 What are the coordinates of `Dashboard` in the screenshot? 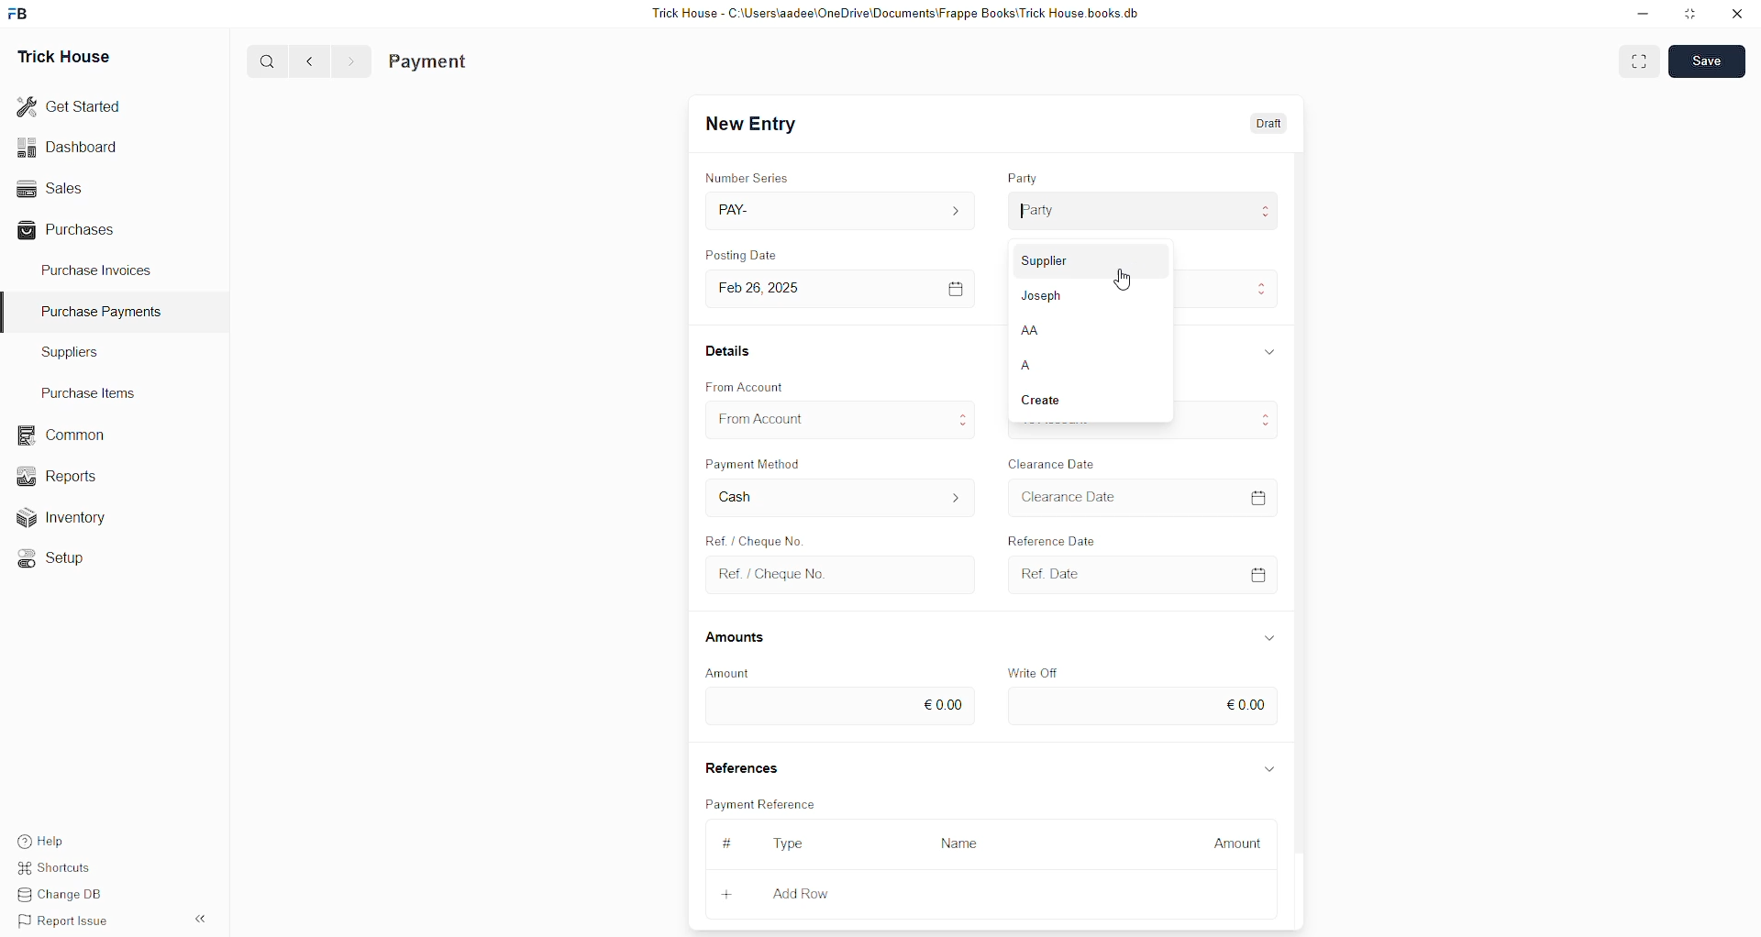 It's located at (71, 147).